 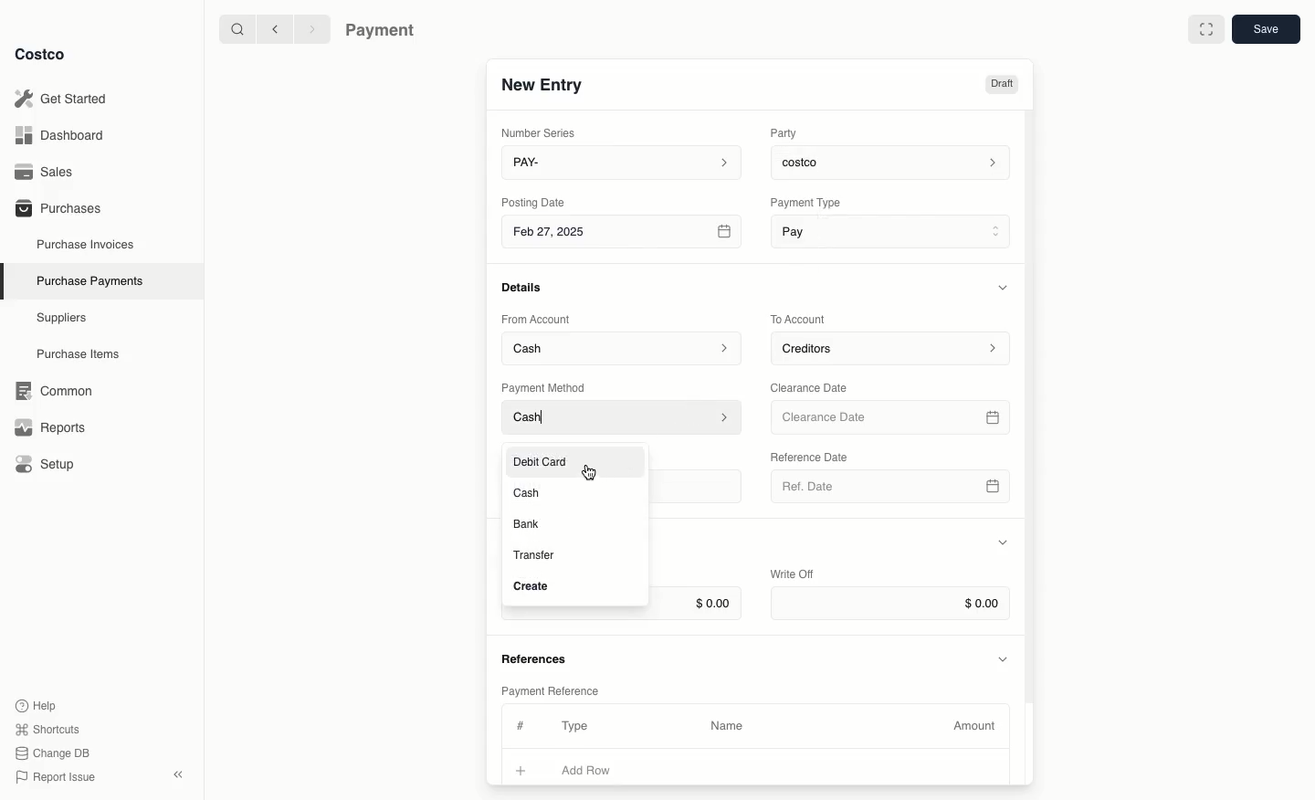 I want to click on References, so click(x=537, y=657).